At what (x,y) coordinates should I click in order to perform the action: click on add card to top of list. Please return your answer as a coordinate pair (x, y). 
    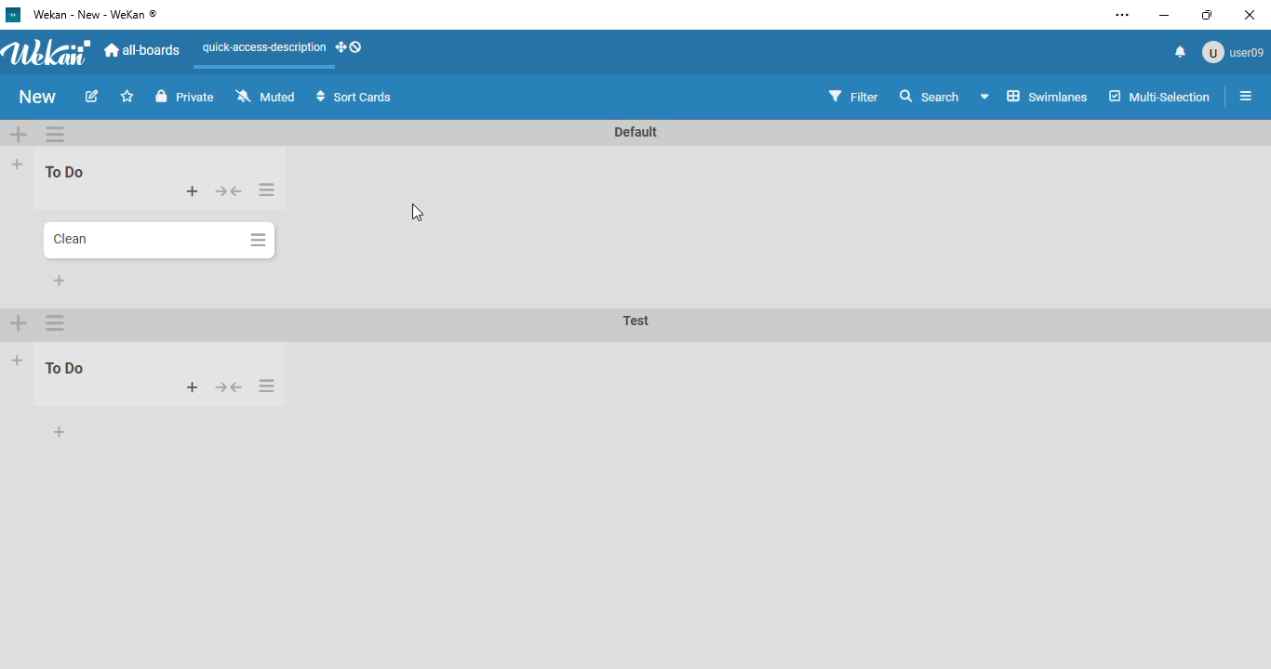
    Looking at the image, I should click on (193, 191).